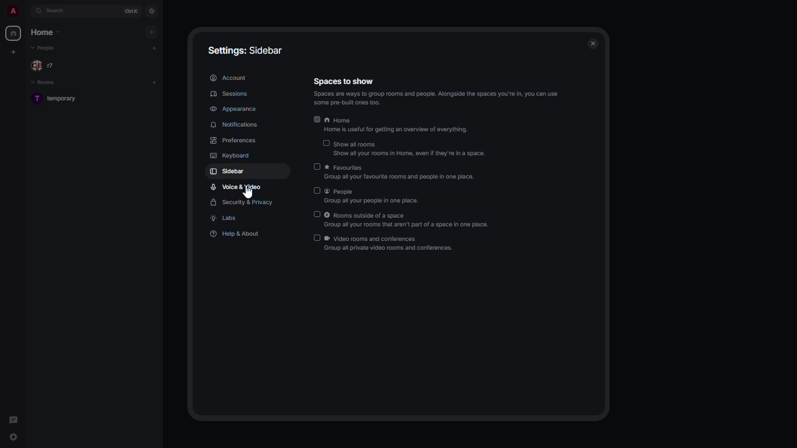 The height and width of the screenshot is (448, 797). I want to click on cursor, so click(249, 193).